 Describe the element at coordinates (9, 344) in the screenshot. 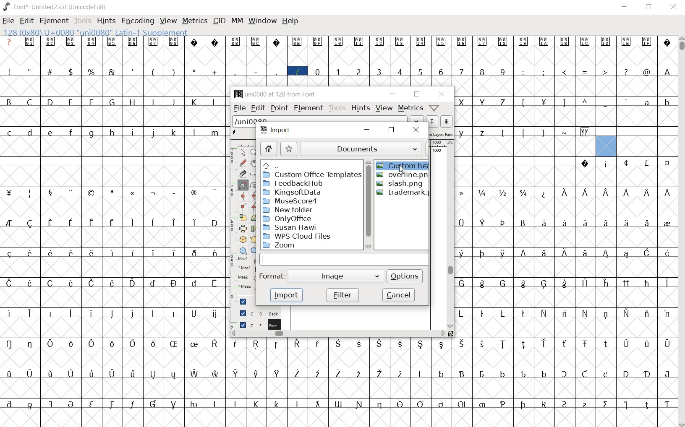

I see `glyph` at that location.